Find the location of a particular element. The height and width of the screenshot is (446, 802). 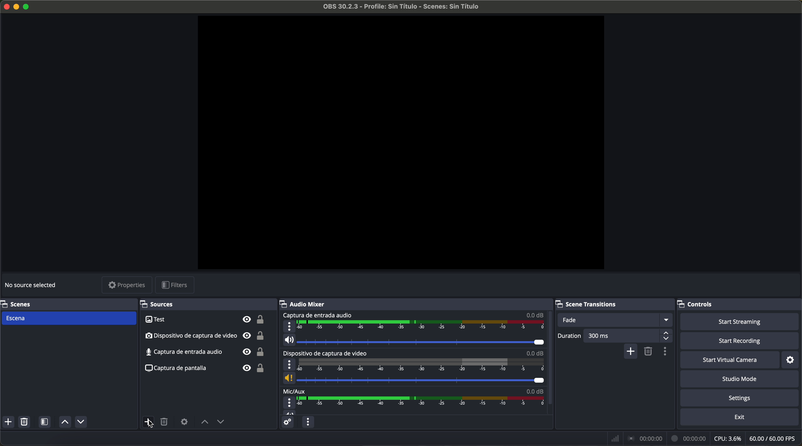

video capture device is located at coordinates (206, 336).